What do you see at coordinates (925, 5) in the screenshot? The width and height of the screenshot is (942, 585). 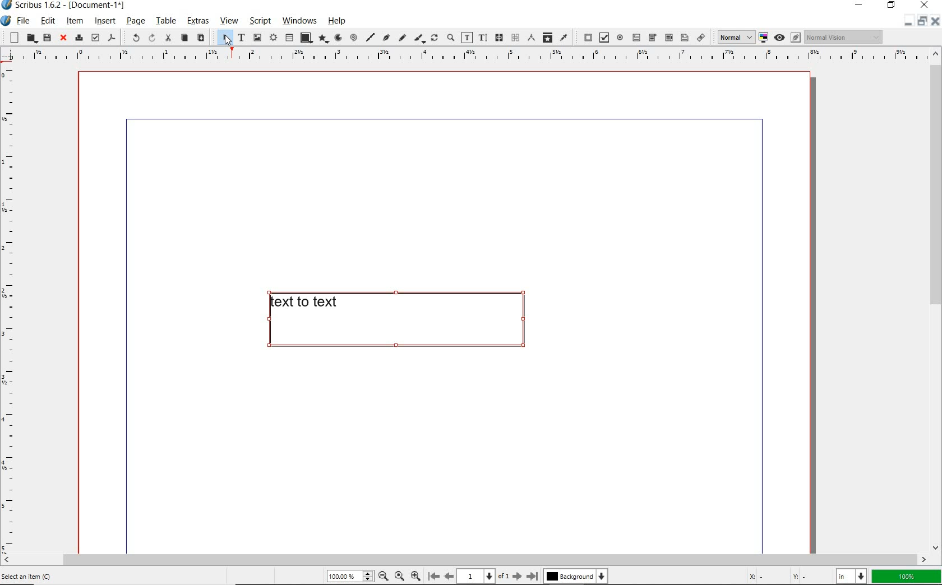 I see `close` at bounding box center [925, 5].